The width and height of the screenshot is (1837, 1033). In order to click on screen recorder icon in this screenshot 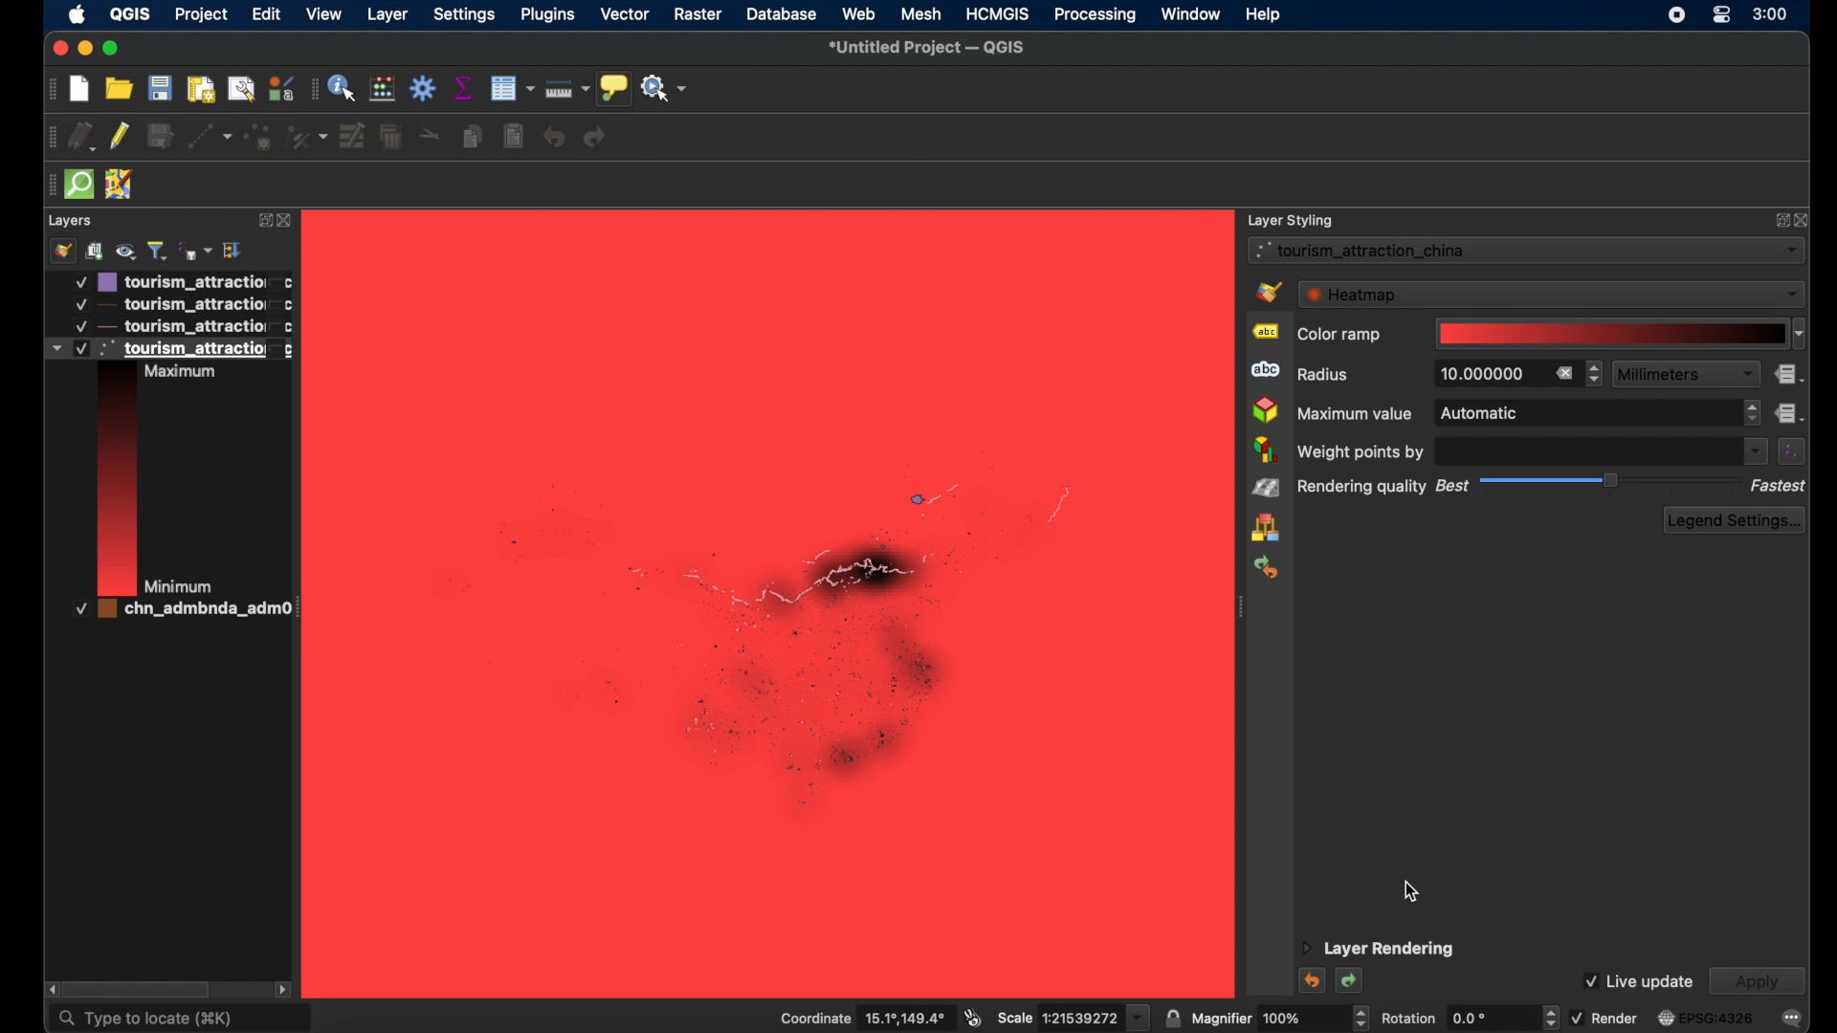, I will do `click(1677, 17)`.